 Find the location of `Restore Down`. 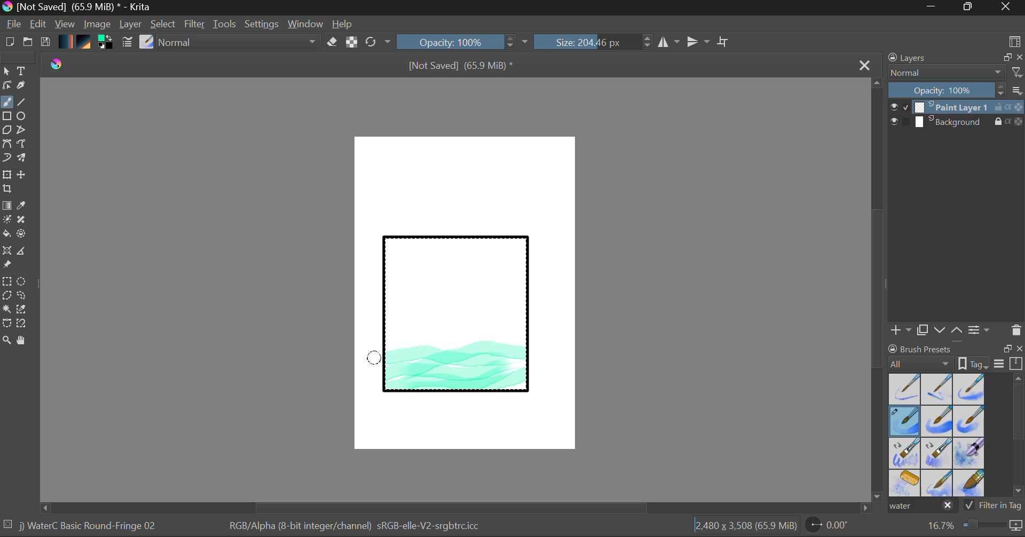

Restore Down is located at coordinates (935, 7).